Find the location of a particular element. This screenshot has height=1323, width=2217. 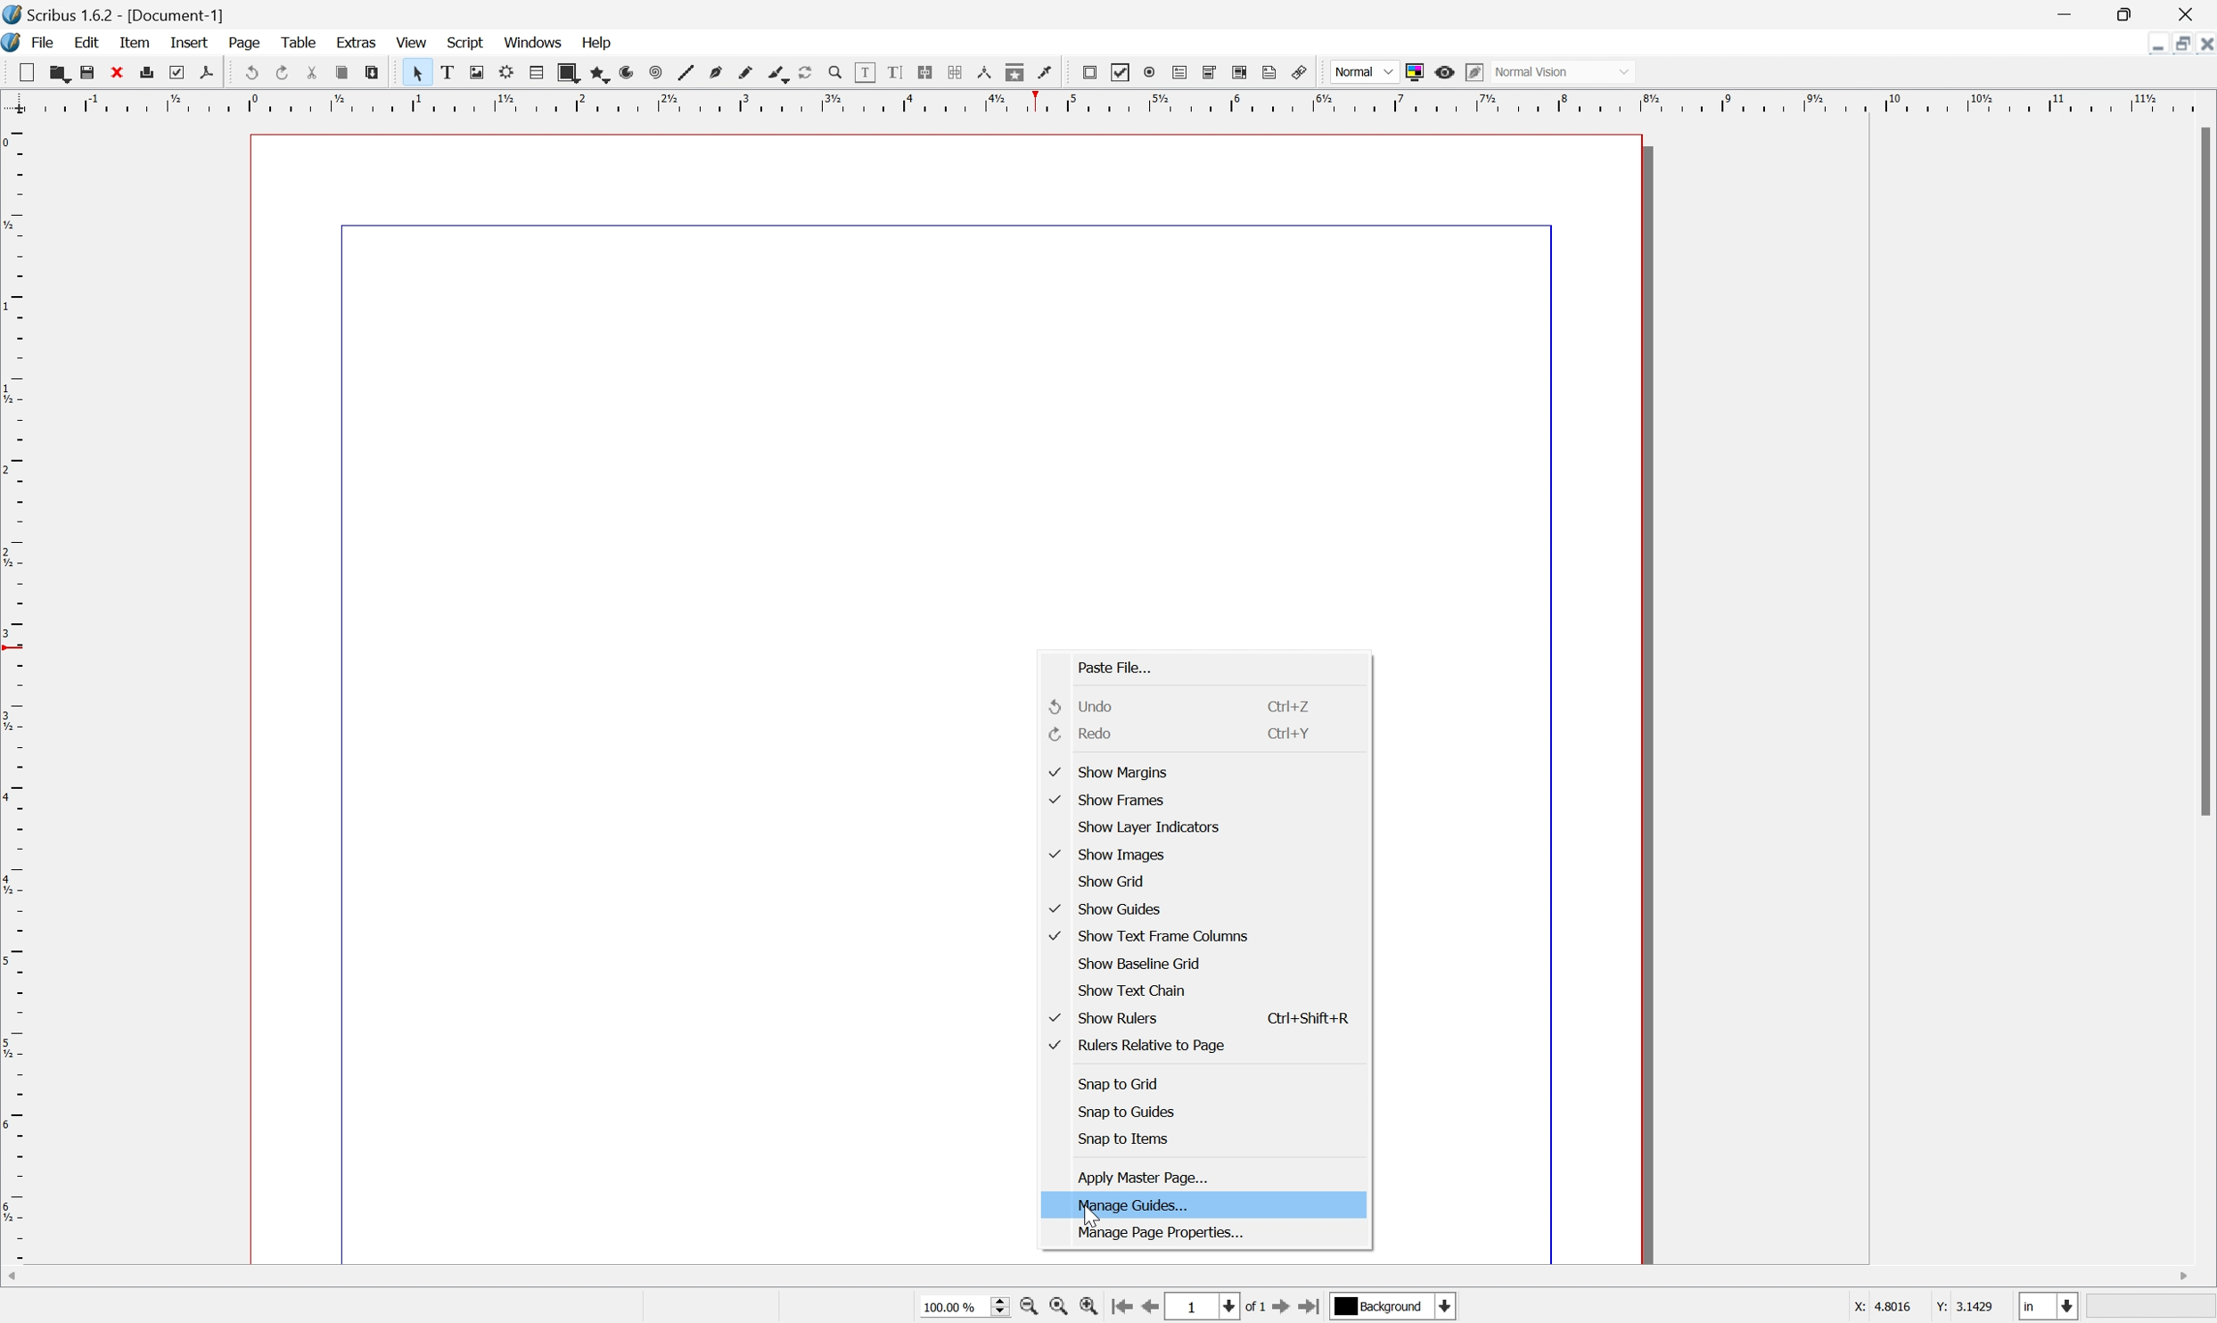

render frame is located at coordinates (506, 74).